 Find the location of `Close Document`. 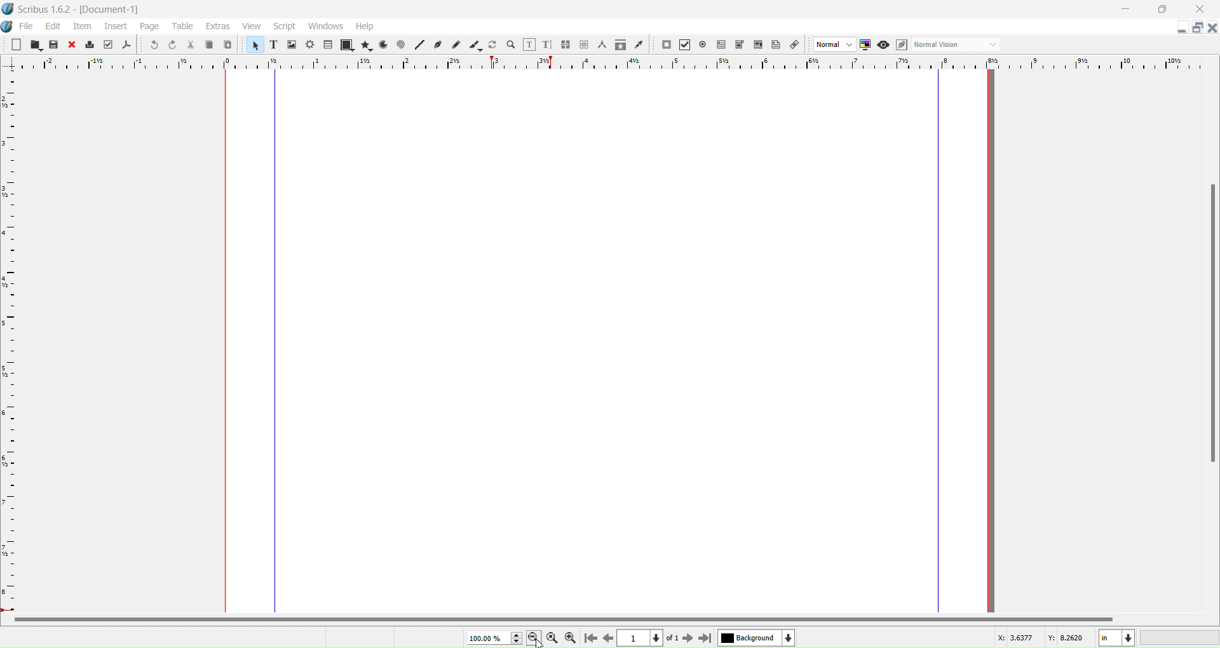

Close Document is located at coordinates (1212, 29).